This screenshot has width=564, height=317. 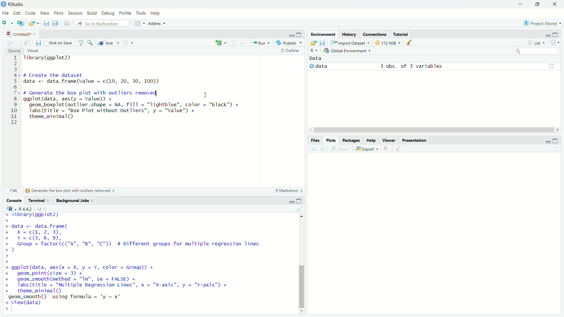 I want to click on close, so click(x=557, y=5).